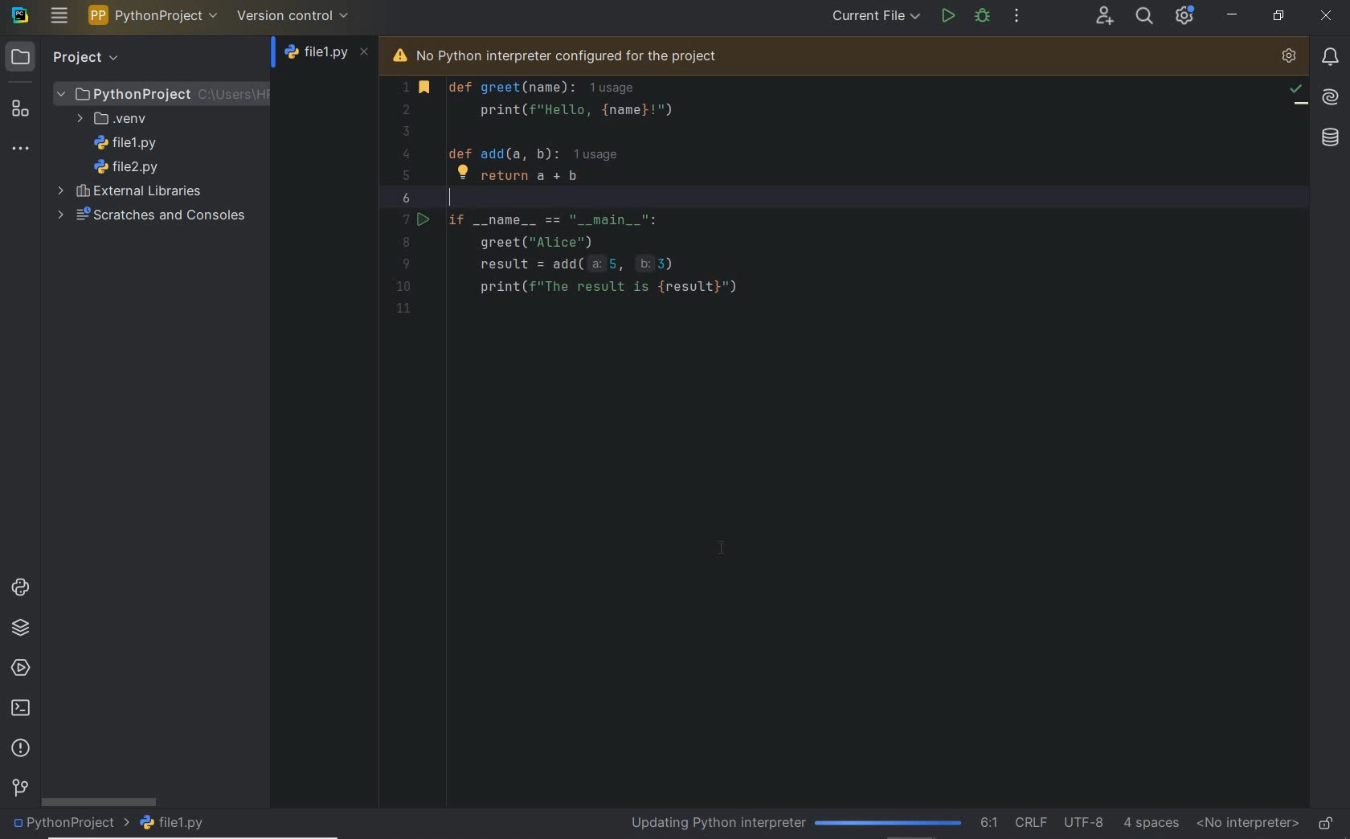  What do you see at coordinates (20, 149) in the screenshot?
I see `more tool windows` at bounding box center [20, 149].